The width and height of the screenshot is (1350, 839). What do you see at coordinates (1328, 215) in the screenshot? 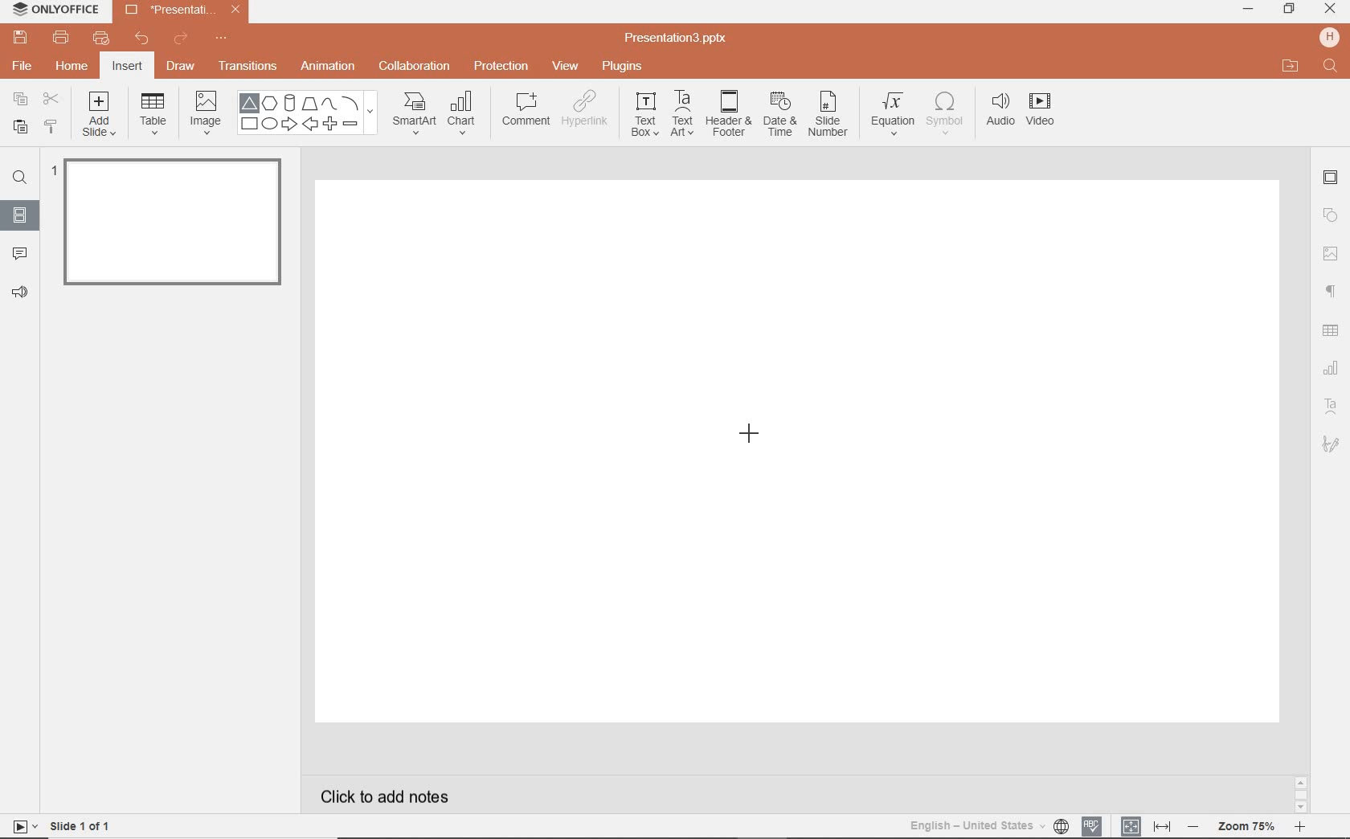
I see `SHAPE SETTINGS` at bounding box center [1328, 215].